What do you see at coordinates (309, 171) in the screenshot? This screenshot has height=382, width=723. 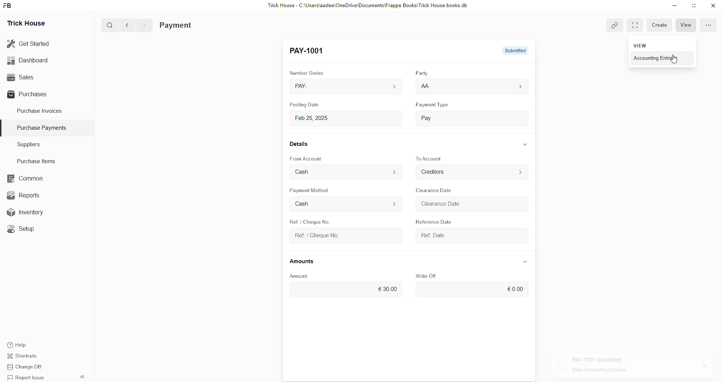 I see `Cash` at bounding box center [309, 171].